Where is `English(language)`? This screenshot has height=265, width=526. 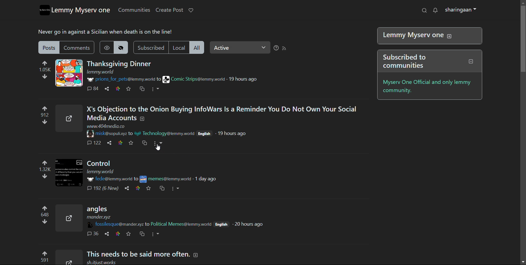 English(language) is located at coordinates (204, 134).